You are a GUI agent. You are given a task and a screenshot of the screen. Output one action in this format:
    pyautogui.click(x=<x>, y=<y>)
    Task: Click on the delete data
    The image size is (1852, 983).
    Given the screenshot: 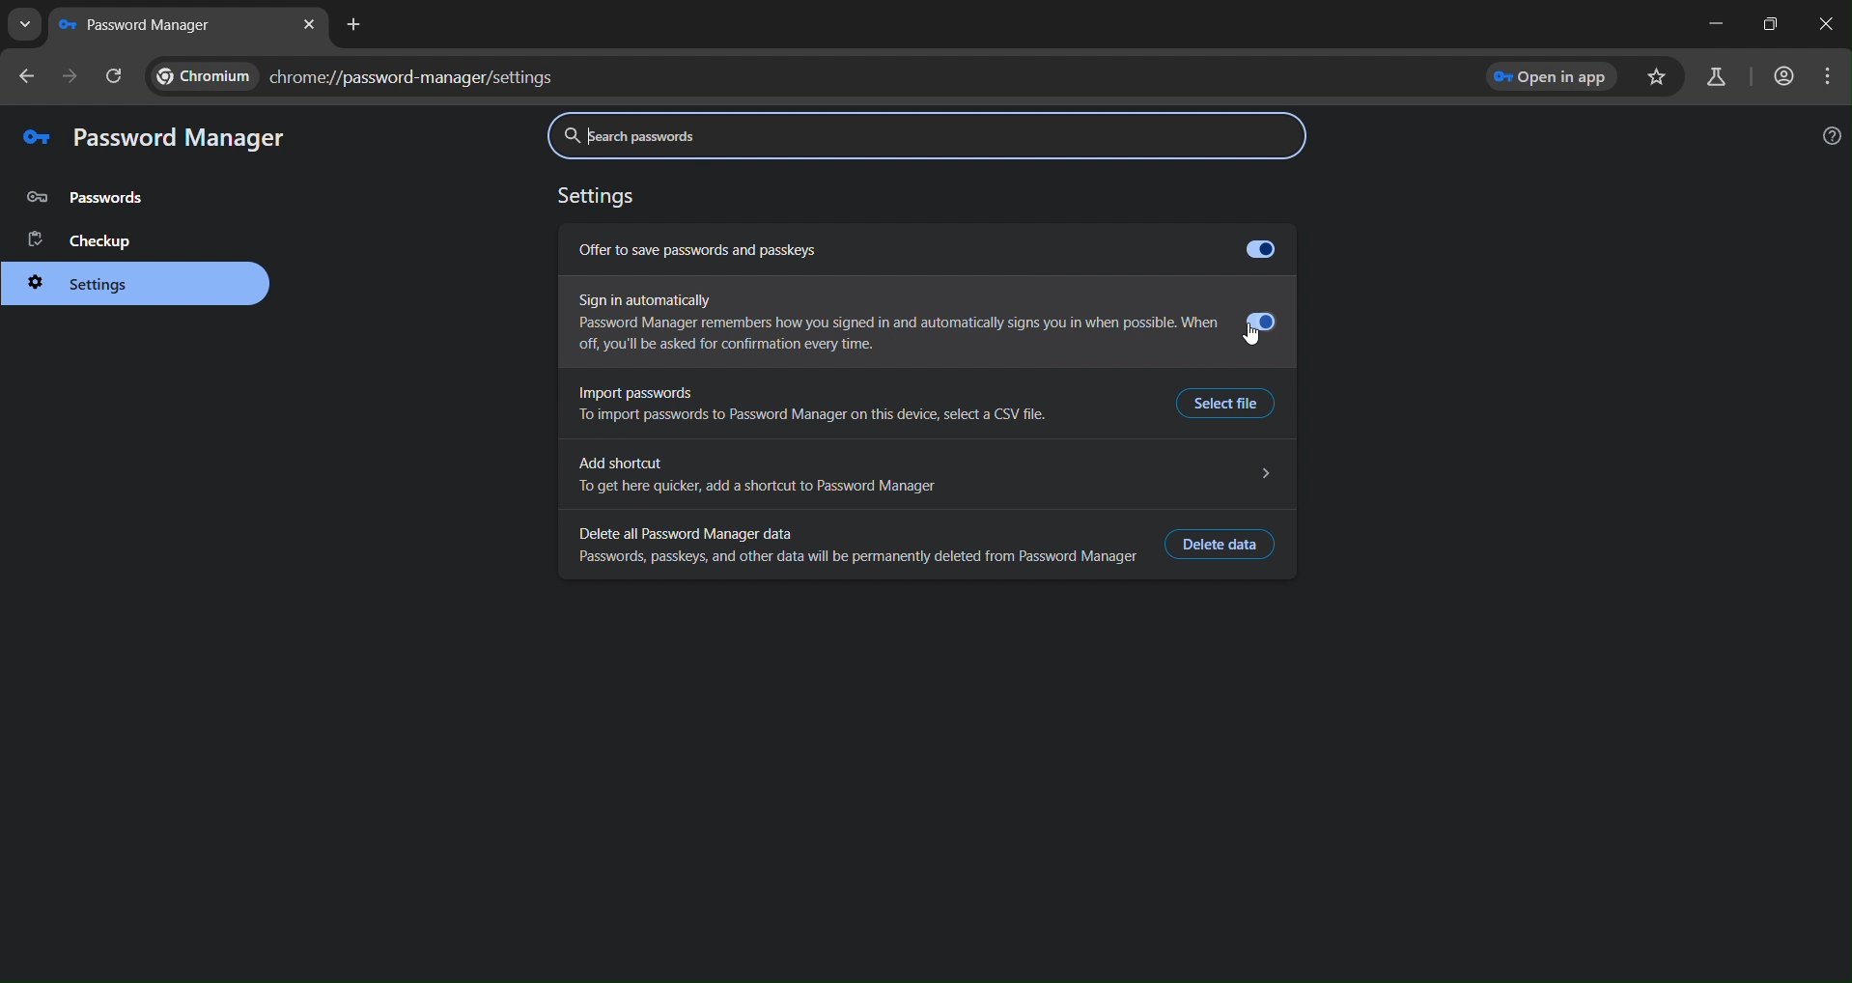 What is the action you would take?
    pyautogui.click(x=1225, y=545)
    